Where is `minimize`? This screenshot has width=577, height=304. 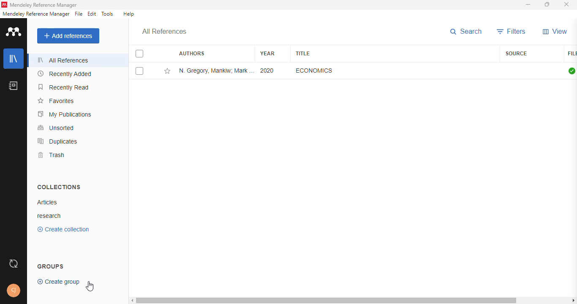
minimize is located at coordinates (528, 5).